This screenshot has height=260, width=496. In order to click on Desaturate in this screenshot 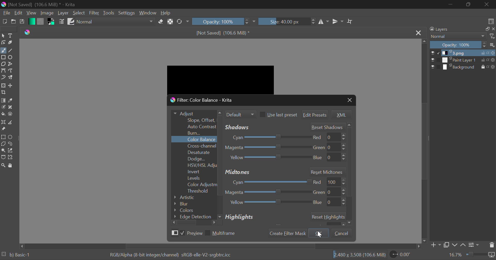, I will do `click(193, 152)`.